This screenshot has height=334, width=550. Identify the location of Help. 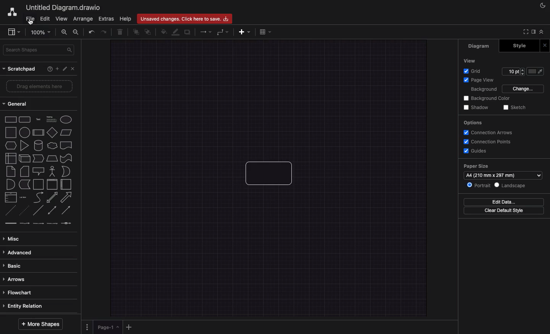
(48, 68).